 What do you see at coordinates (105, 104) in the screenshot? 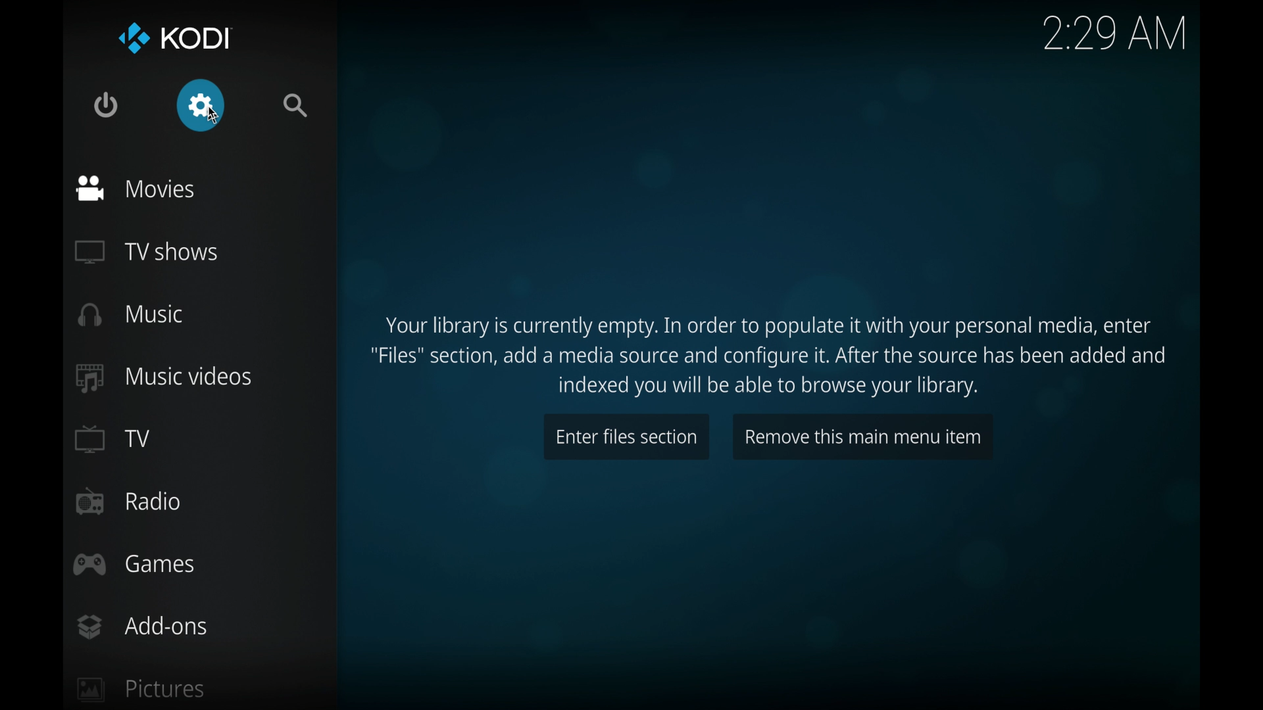
I see `quit kodi` at bounding box center [105, 104].